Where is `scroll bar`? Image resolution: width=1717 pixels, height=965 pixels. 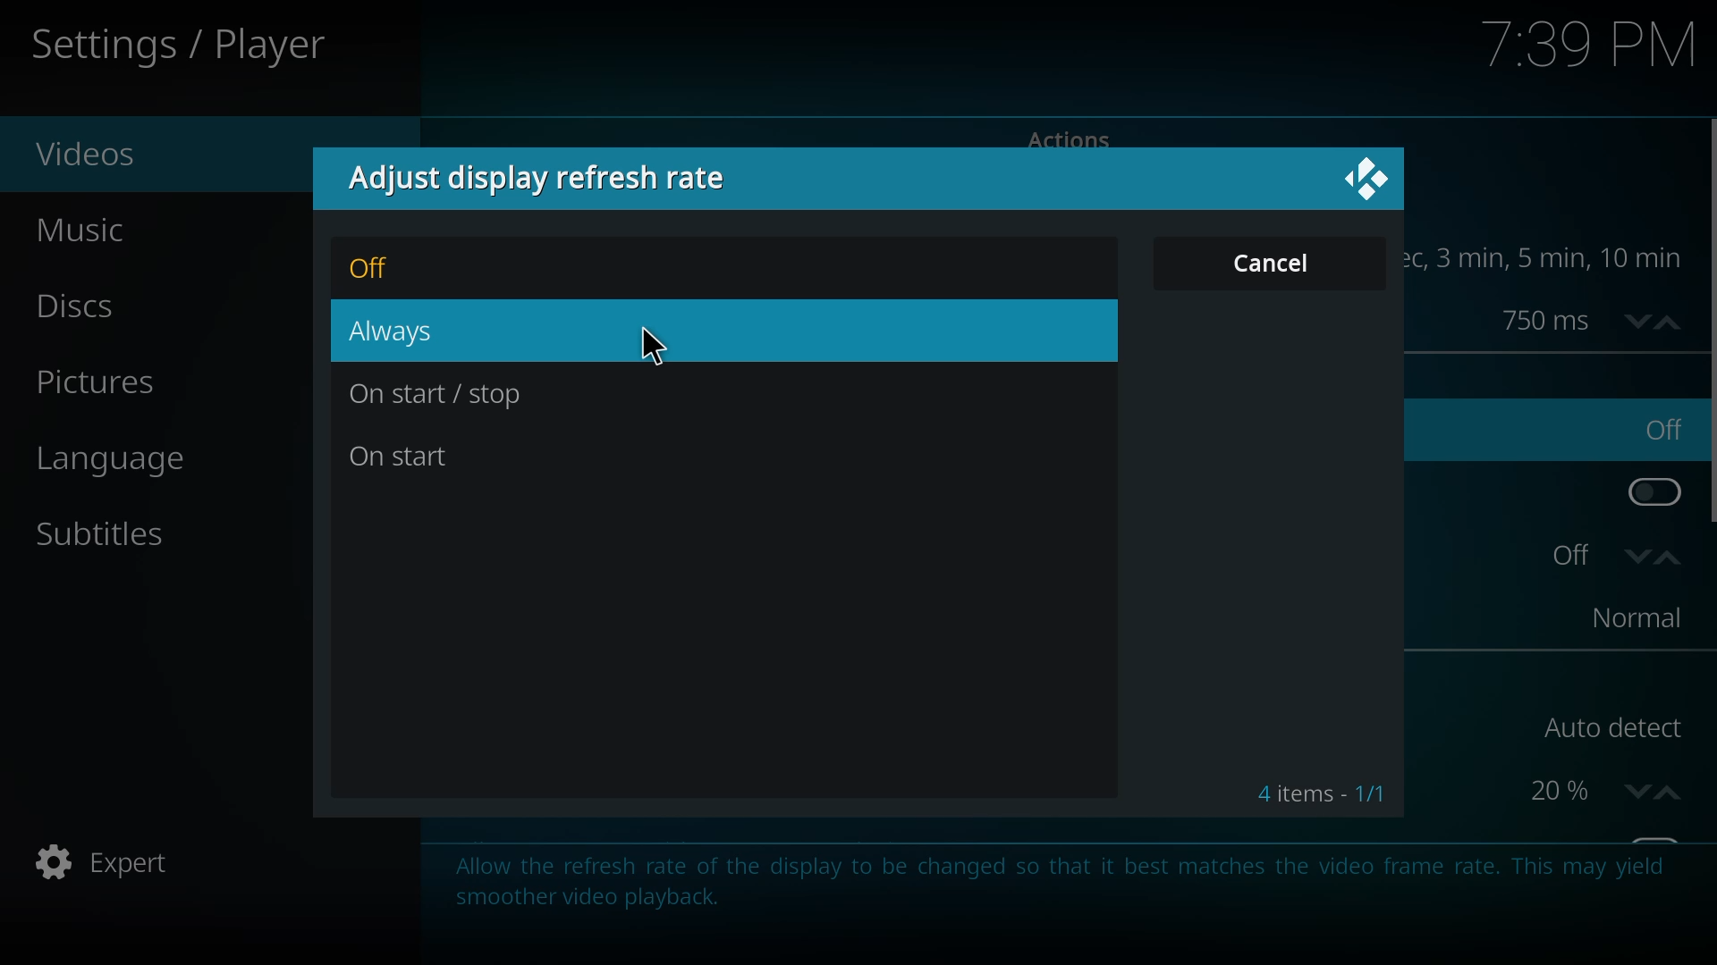 scroll bar is located at coordinates (1714, 322).